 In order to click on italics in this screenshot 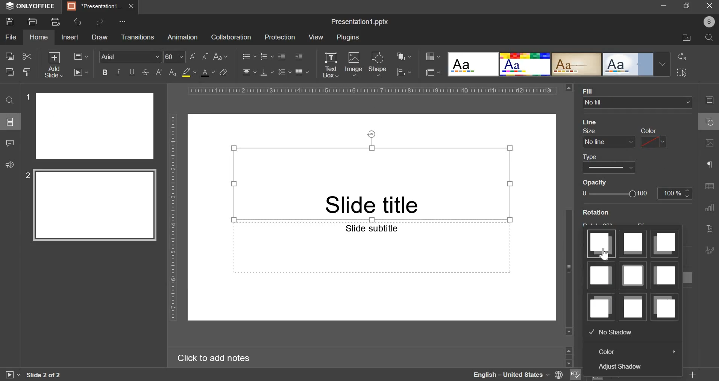, I will do `click(118, 72)`.